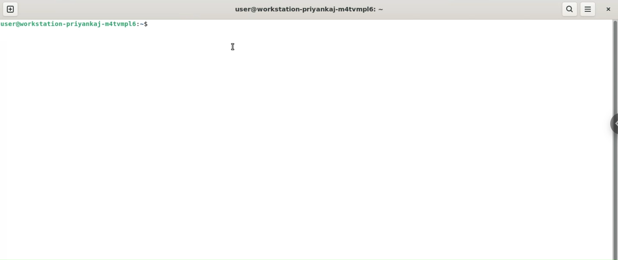 This screenshot has width=618, height=260. Describe the element at coordinates (614, 139) in the screenshot. I see `vertical scroll bar` at that location.